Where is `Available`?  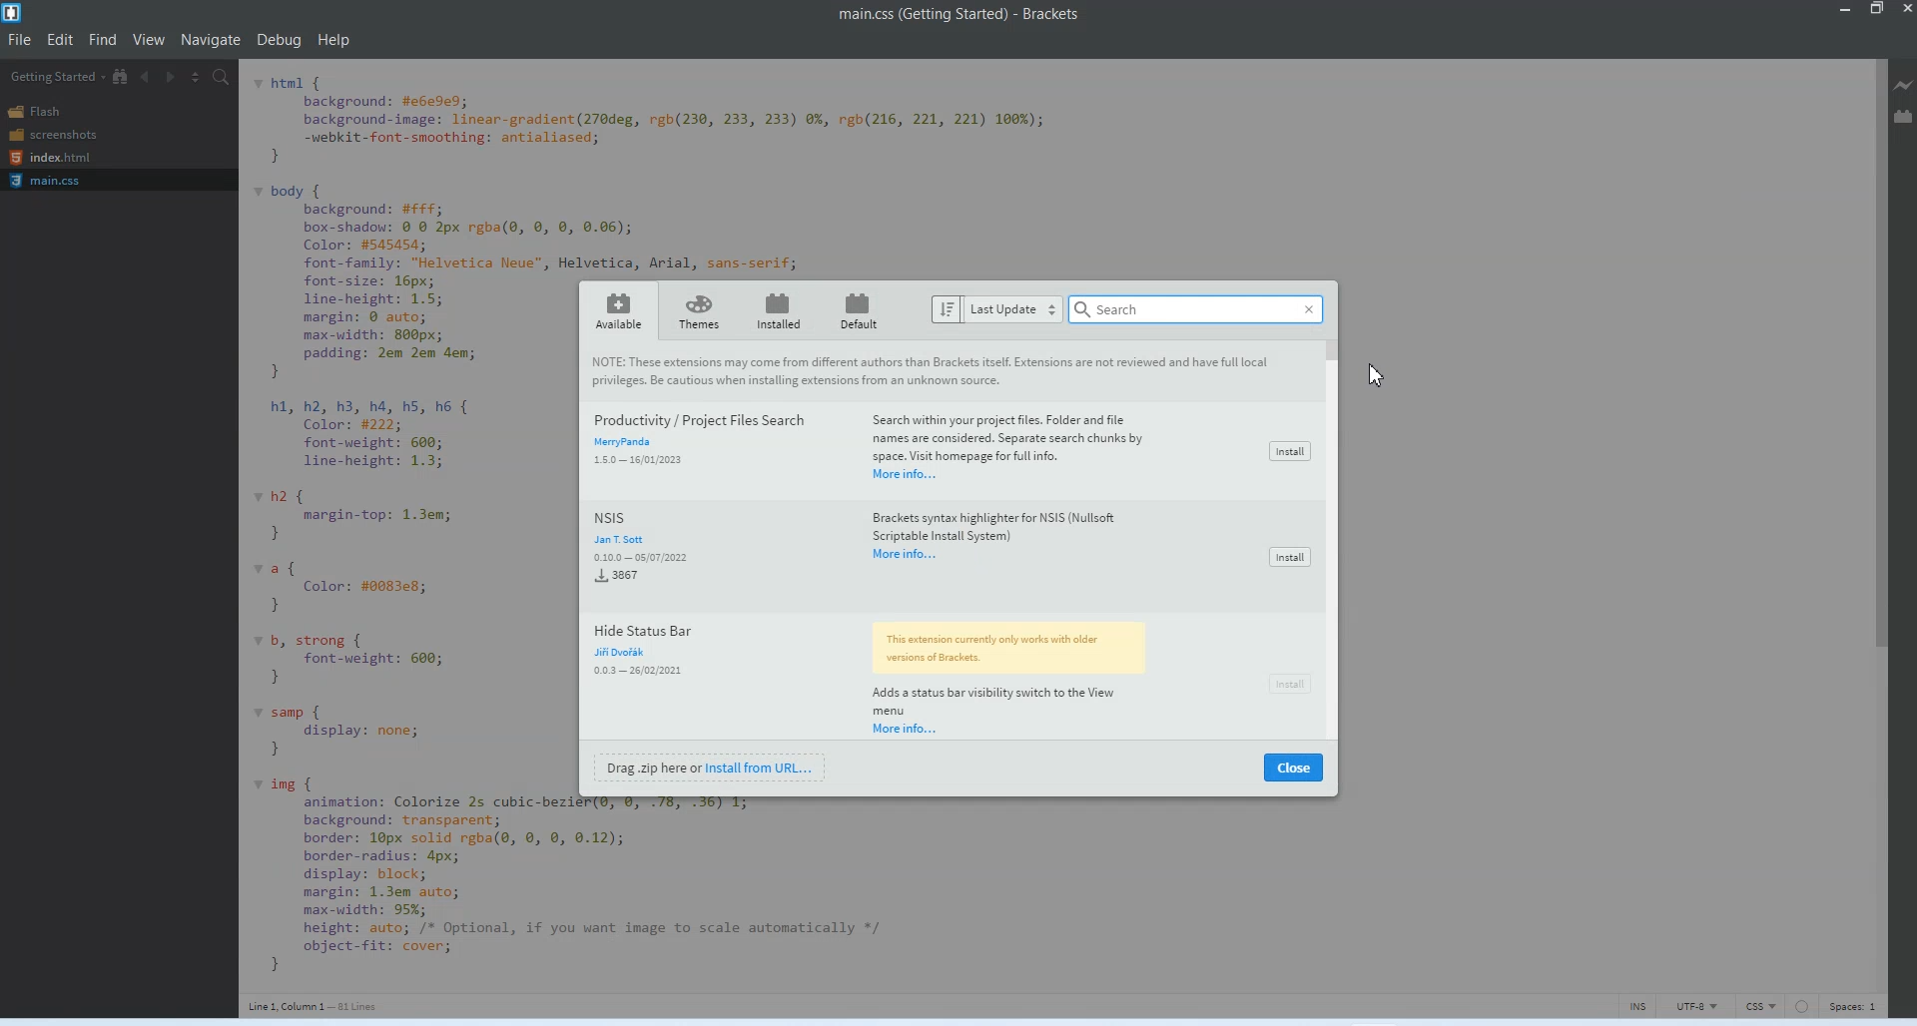 Available is located at coordinates (618, 309).